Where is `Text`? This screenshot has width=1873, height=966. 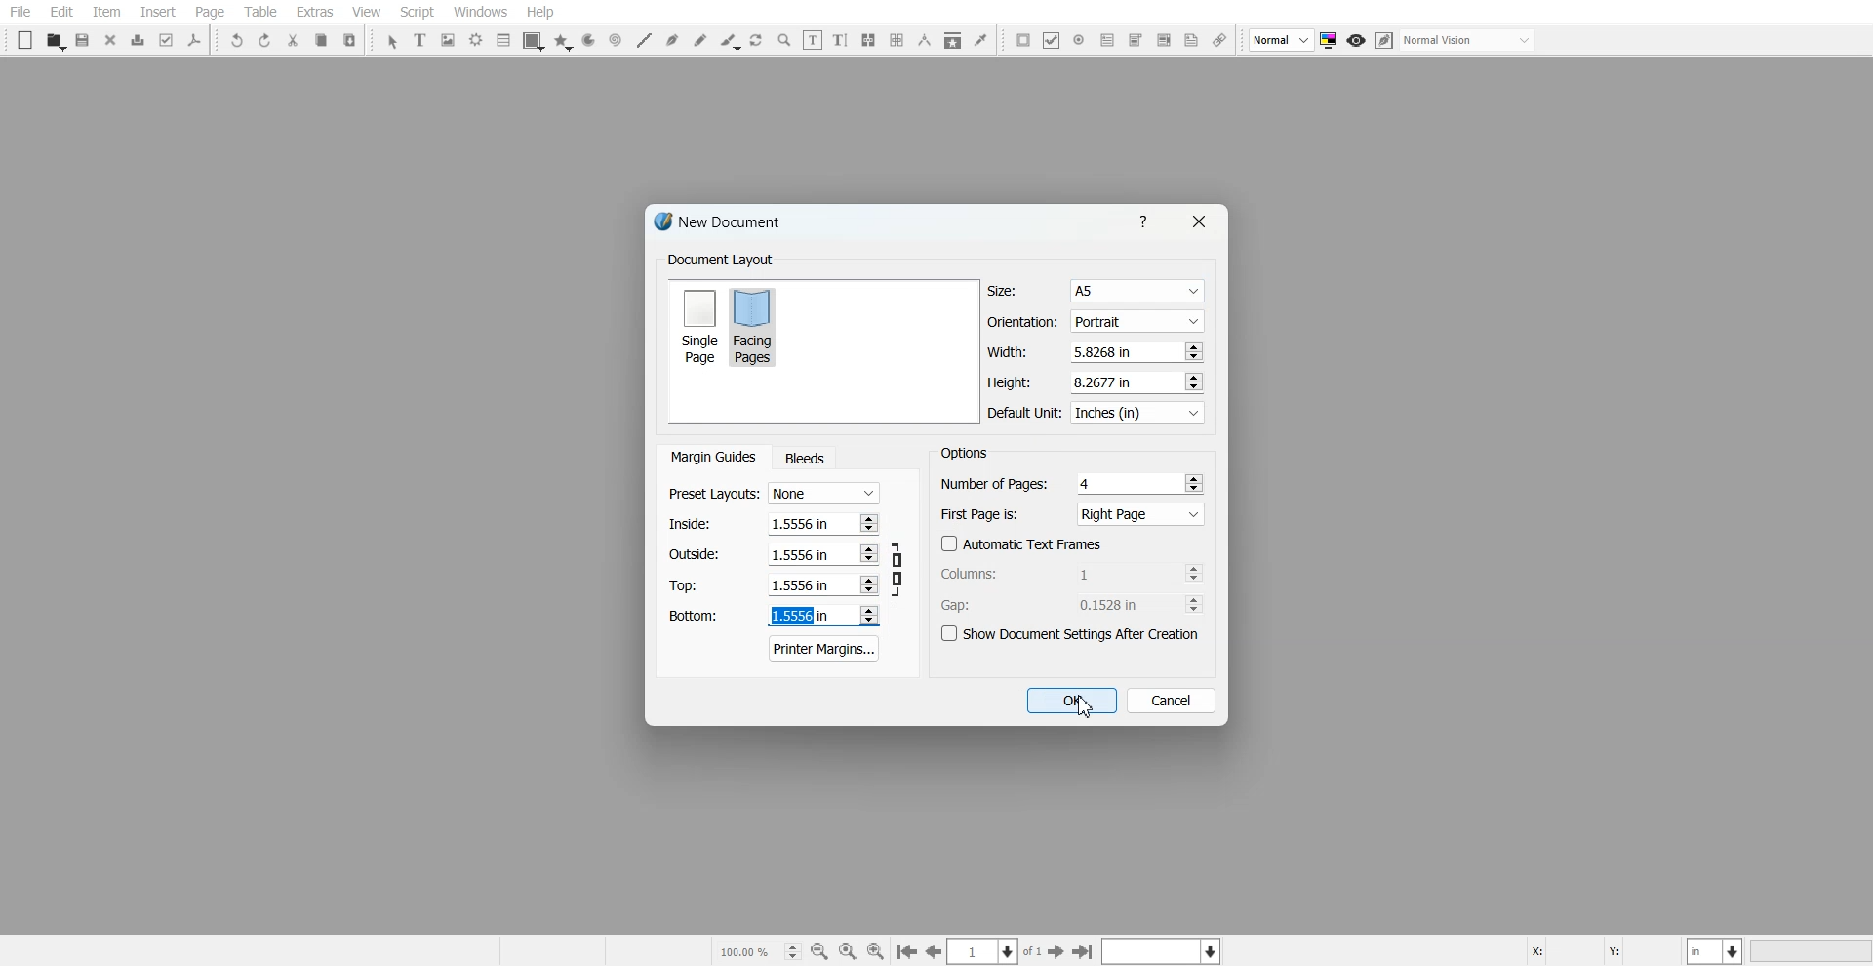 Text is located at coordinates (725, 224).